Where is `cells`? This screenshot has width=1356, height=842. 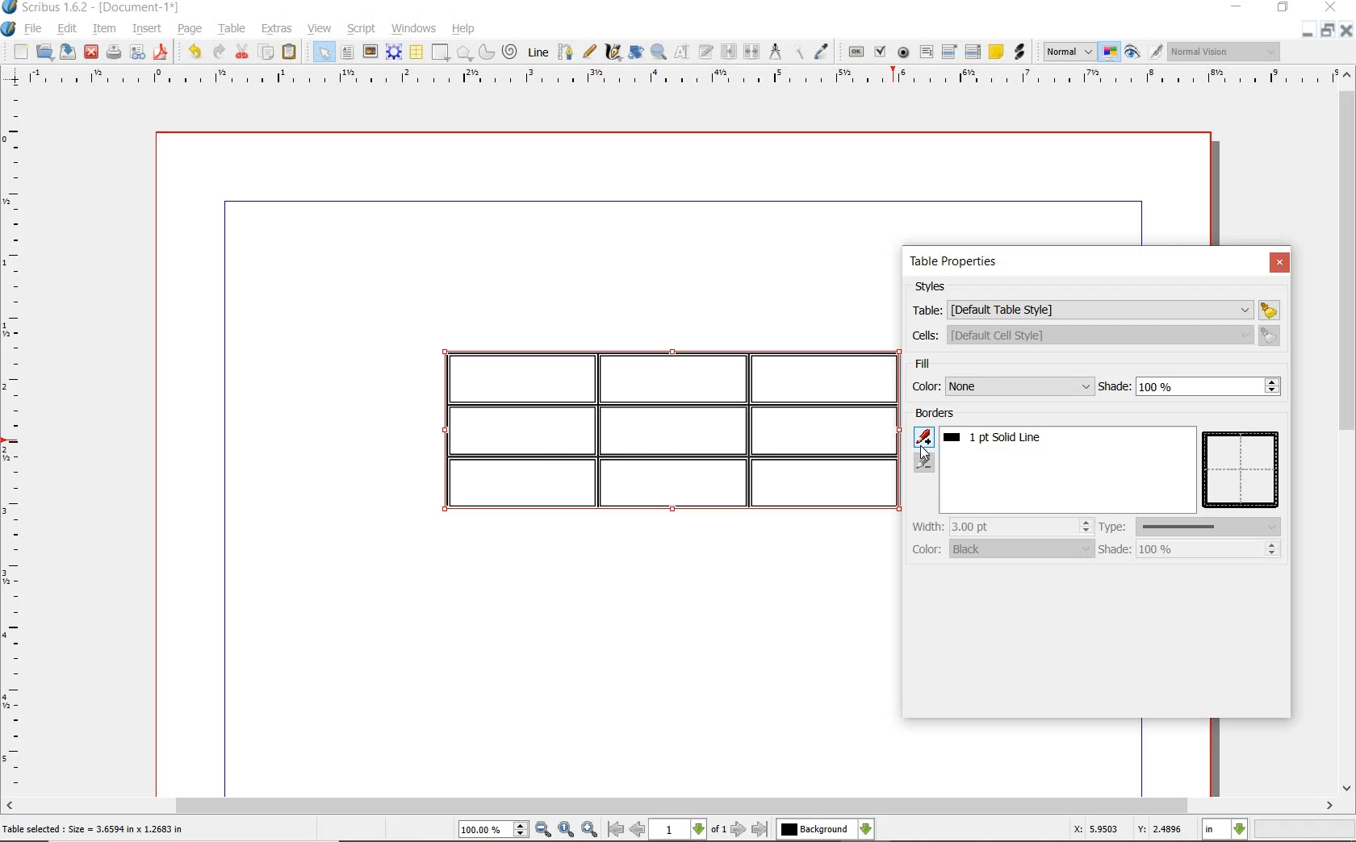
cells is located at coordinates (1093, 335).